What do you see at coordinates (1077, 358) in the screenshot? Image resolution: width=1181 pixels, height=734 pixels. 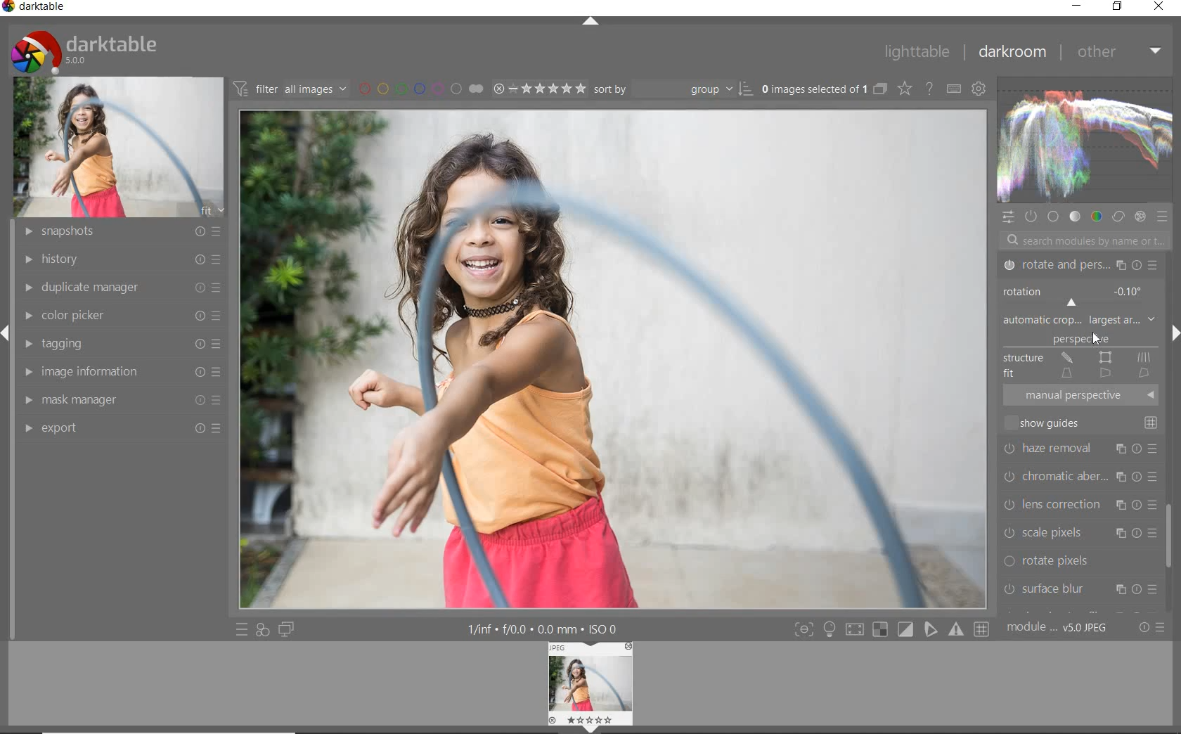 I see `STRUCTURE` at bounding box center [1077, 358].